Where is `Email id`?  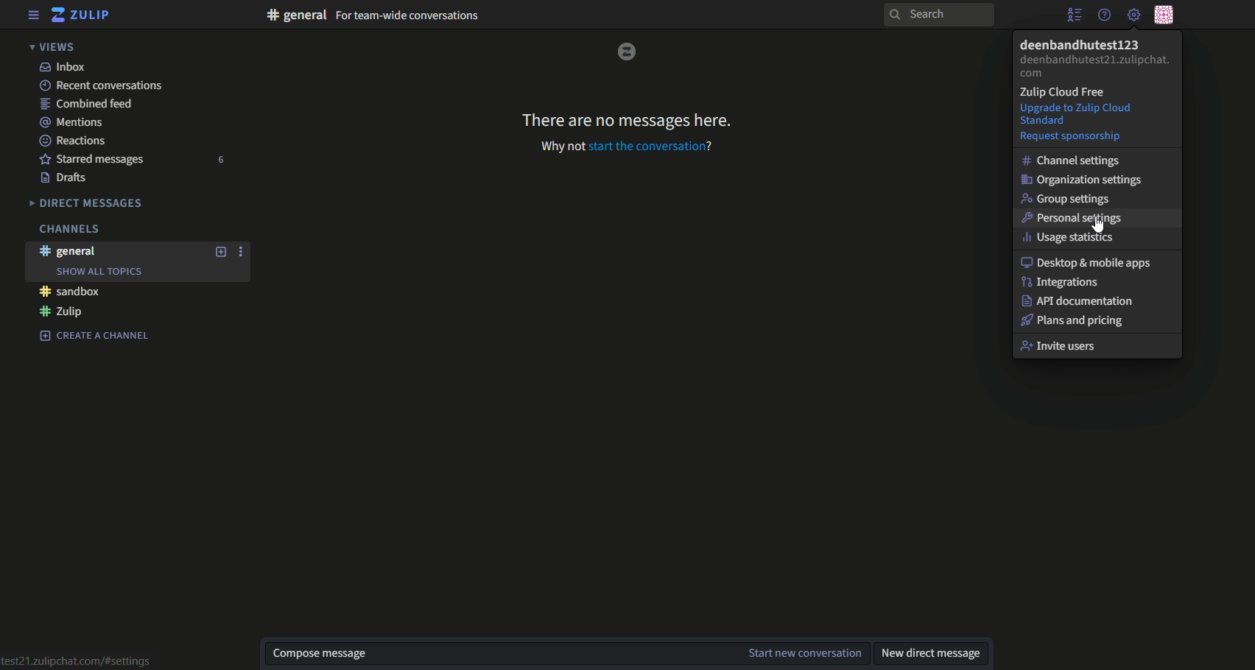 Email id is located at coordinates (1096, 68).